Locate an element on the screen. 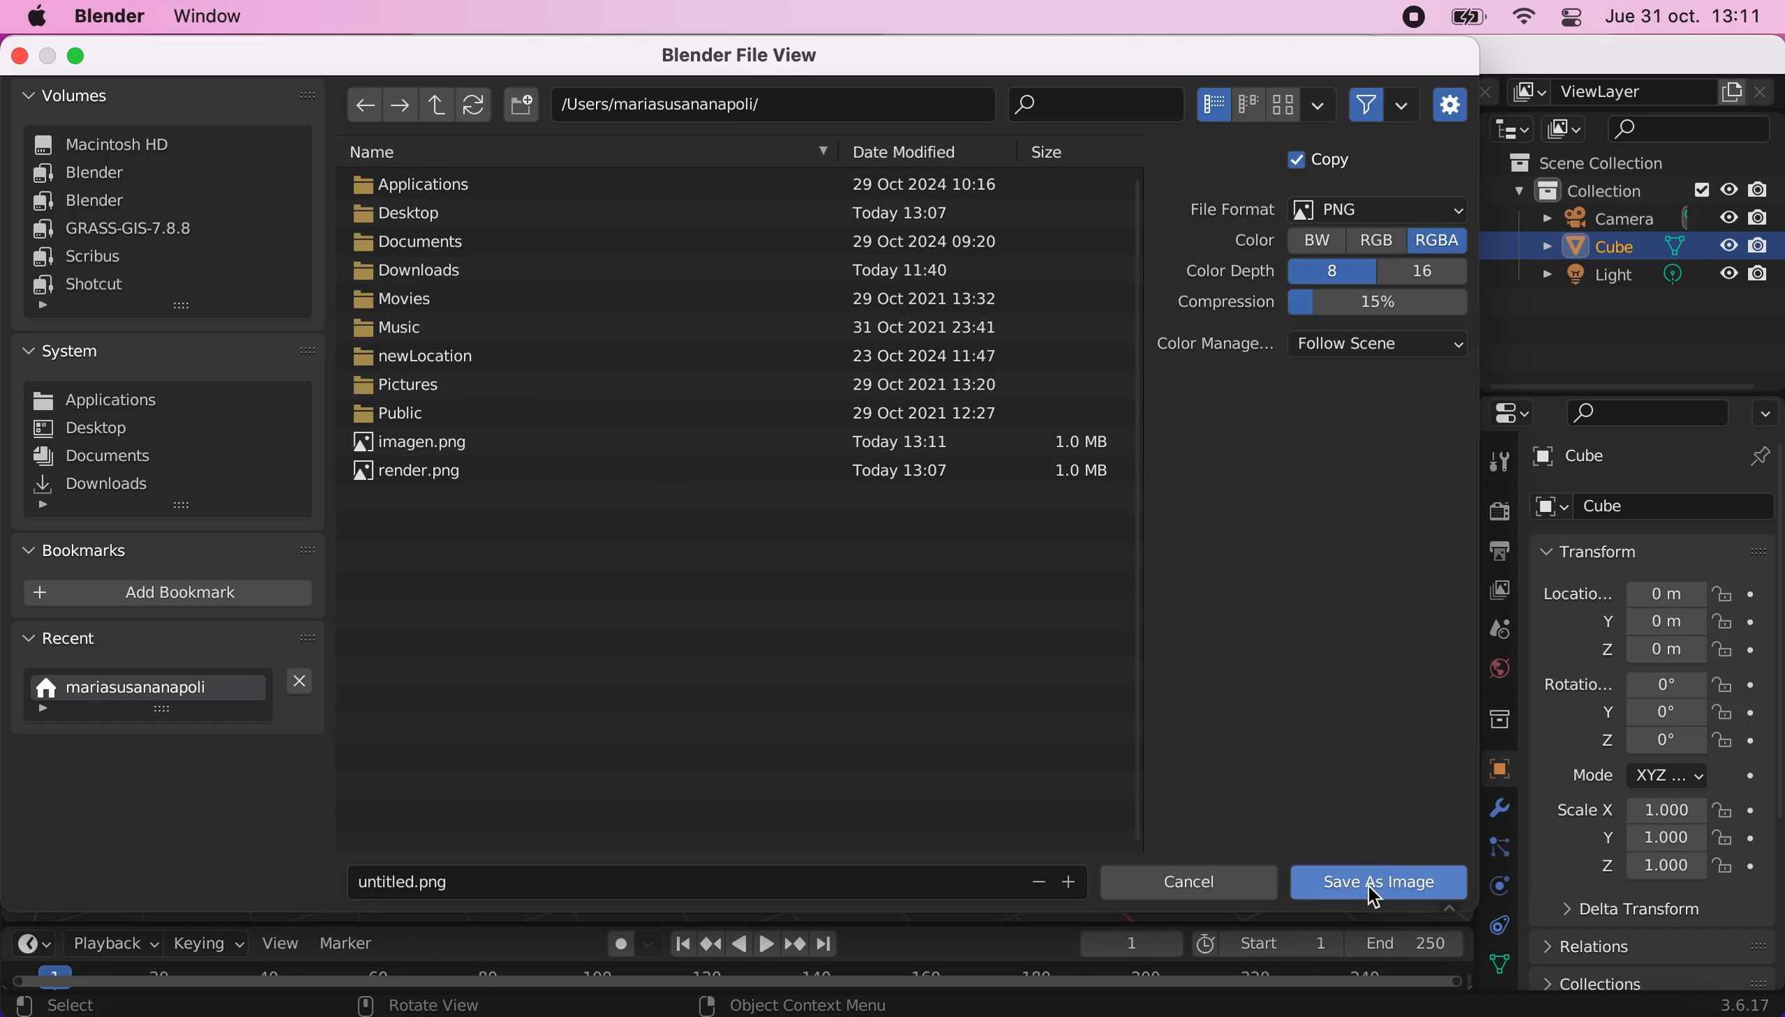 This screenshot has height=1017, width=1785. lock is located at coordinates (1737, 840).